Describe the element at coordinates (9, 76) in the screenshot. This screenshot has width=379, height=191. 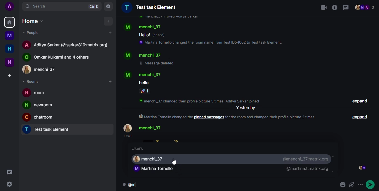
I see `create space` at that location.